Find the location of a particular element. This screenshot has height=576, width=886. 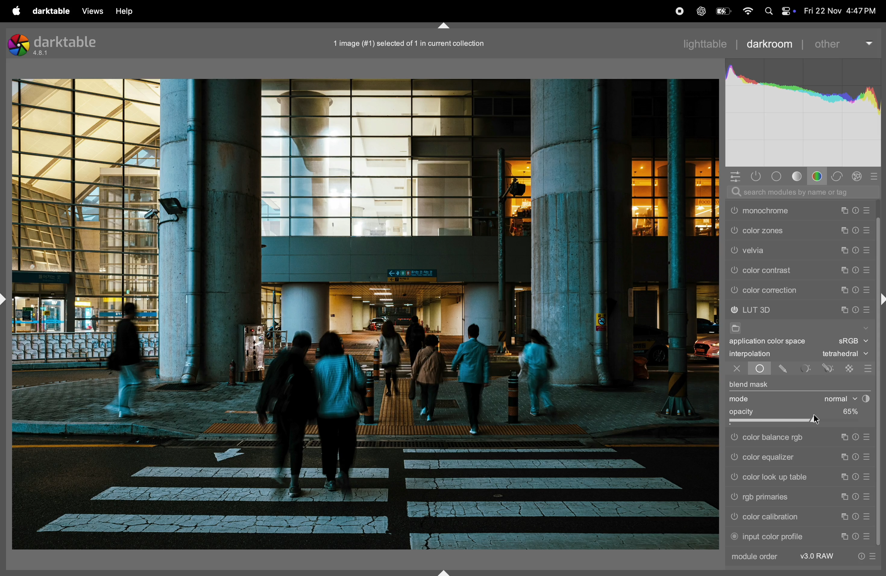

show is located at coordinates (866, 327).